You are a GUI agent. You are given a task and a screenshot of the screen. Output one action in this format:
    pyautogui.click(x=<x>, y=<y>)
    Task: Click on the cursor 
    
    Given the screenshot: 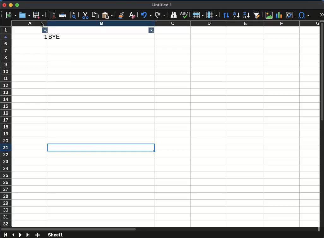 What is the action you would take?
    pyautogui.click(x=40, y=25)
    